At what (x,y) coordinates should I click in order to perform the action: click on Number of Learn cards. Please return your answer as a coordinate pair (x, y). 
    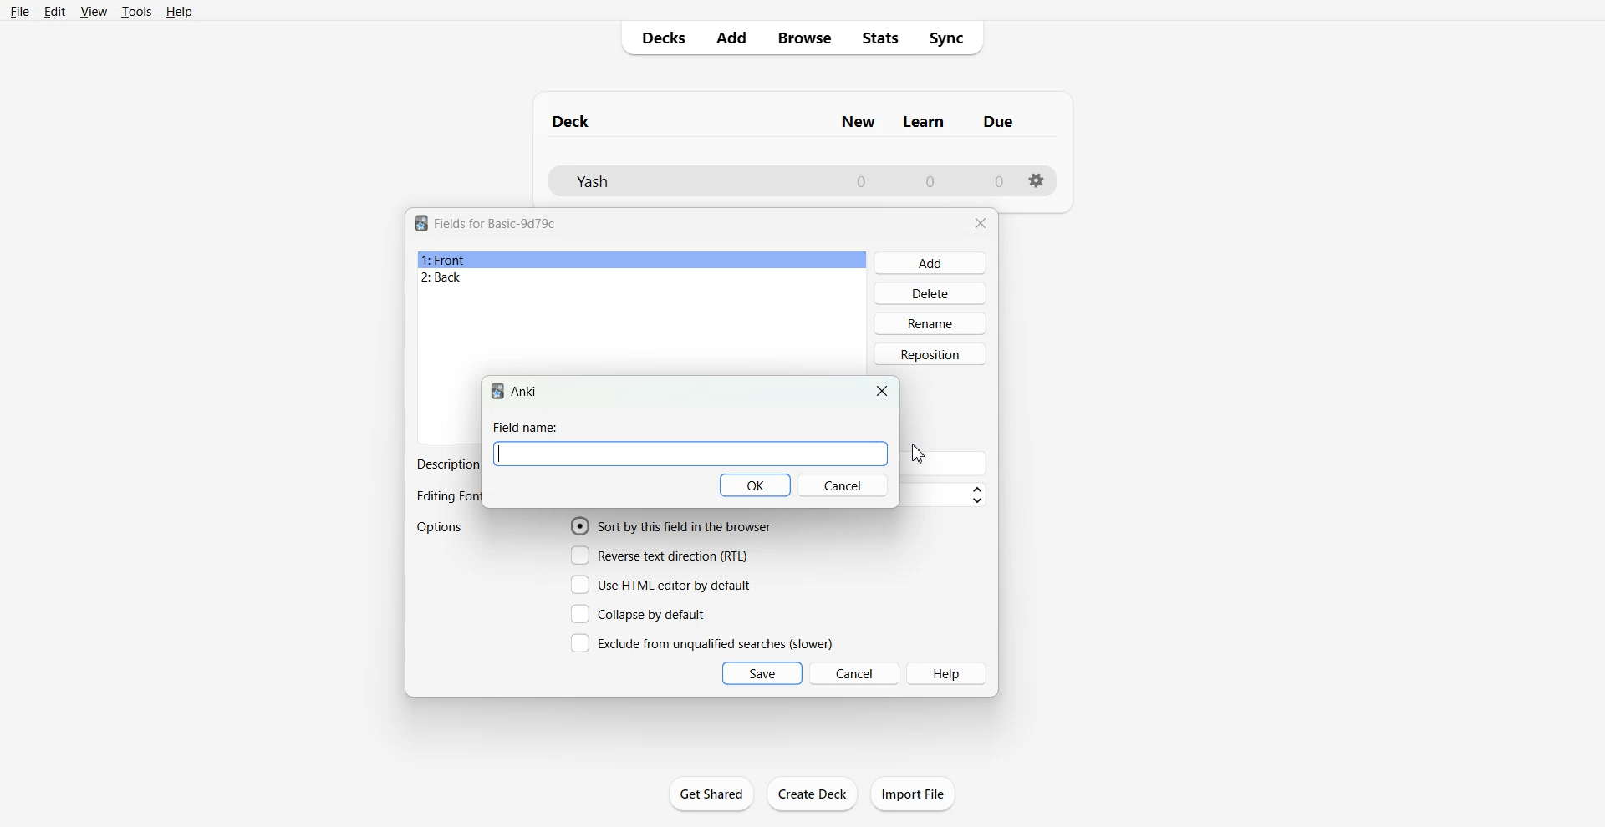
    Looking at the image, I should click on (930, 180).